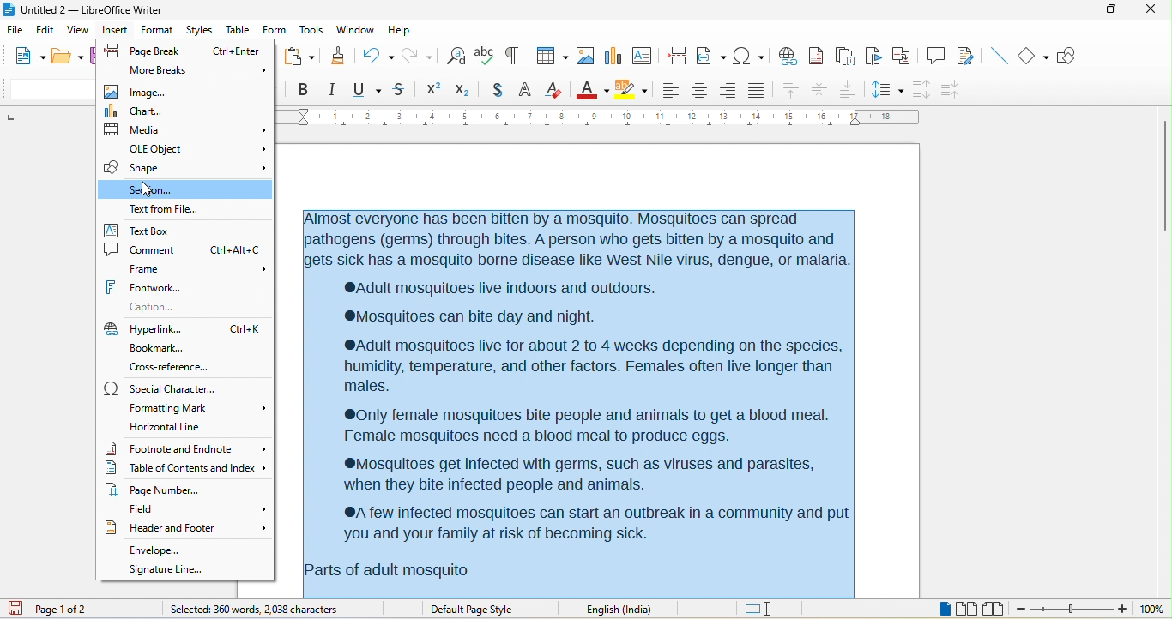  What do you see at coordinates (994, 609) in the screenshot?
I see `book view` at bounding box center [994, 609].